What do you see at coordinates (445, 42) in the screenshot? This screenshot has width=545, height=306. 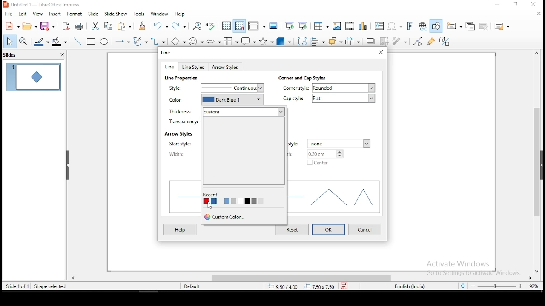 I see `toggle extrusion` at bounding box center [445, 42].